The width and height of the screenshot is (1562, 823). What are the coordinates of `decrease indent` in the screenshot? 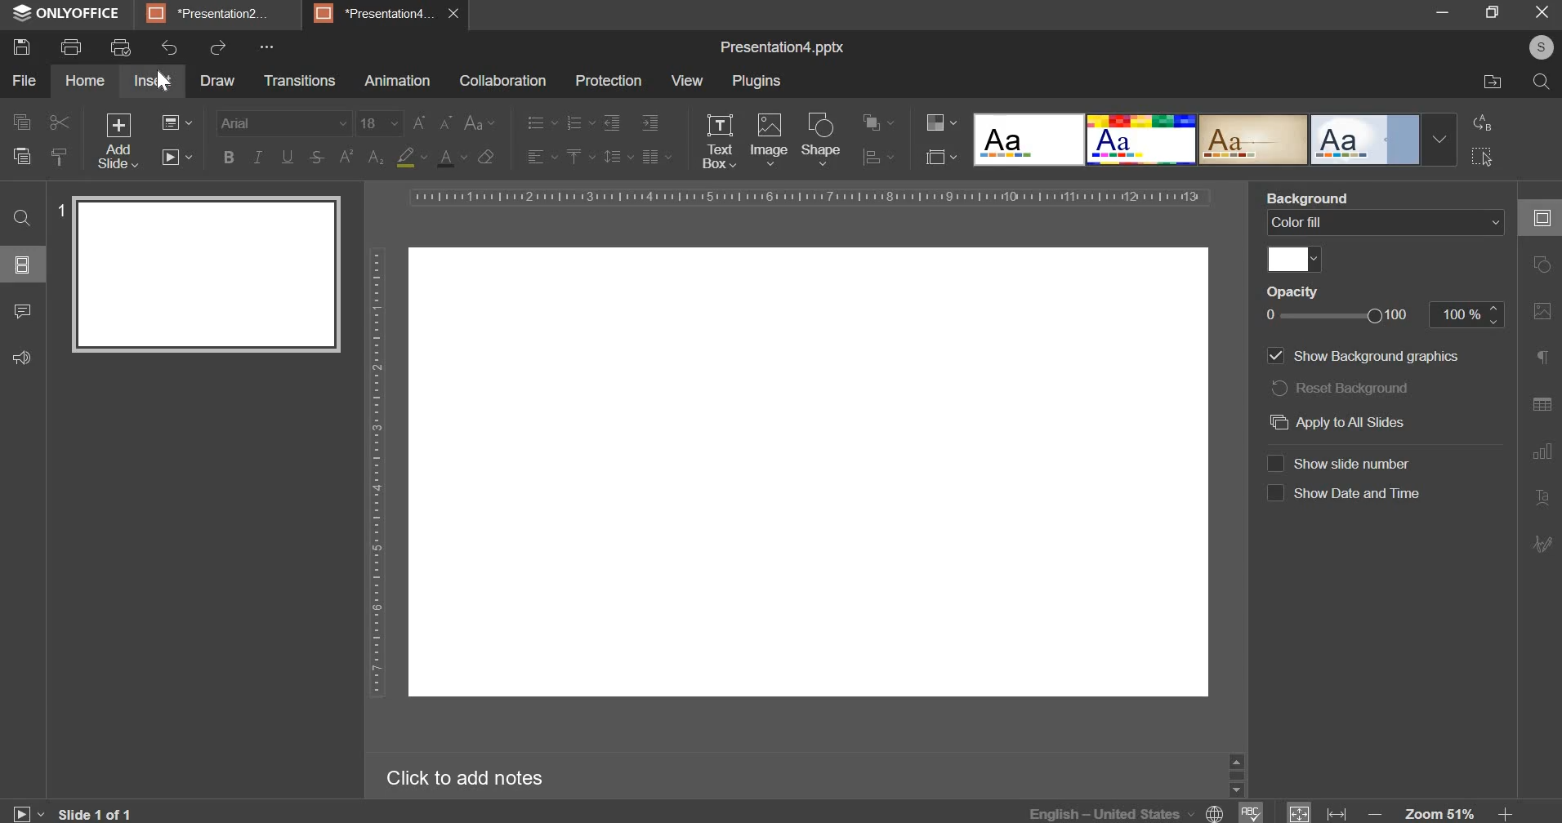 It's located at (611, 121).